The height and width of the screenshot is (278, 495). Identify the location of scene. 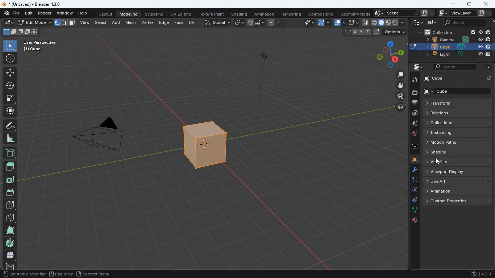
(402, 13).